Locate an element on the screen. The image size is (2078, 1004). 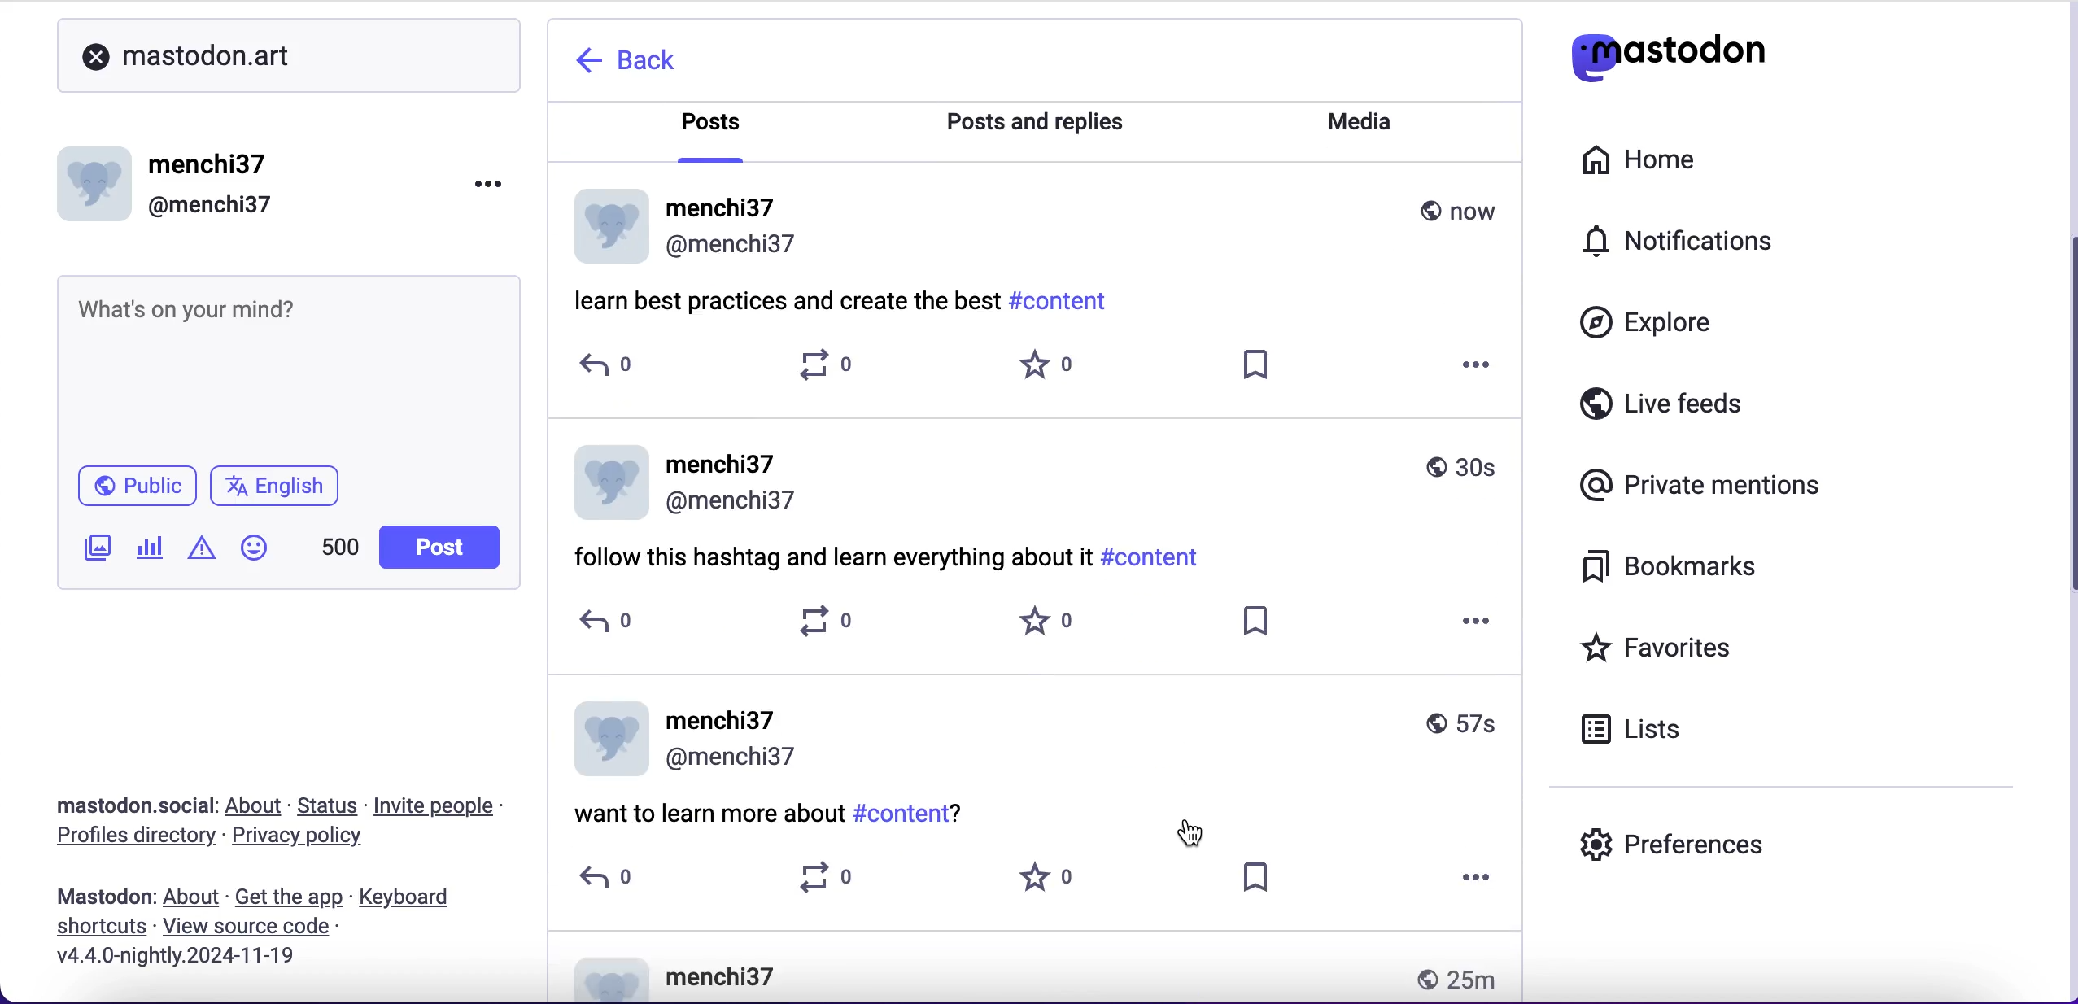
add warnings is located at coordinates (201, 553).